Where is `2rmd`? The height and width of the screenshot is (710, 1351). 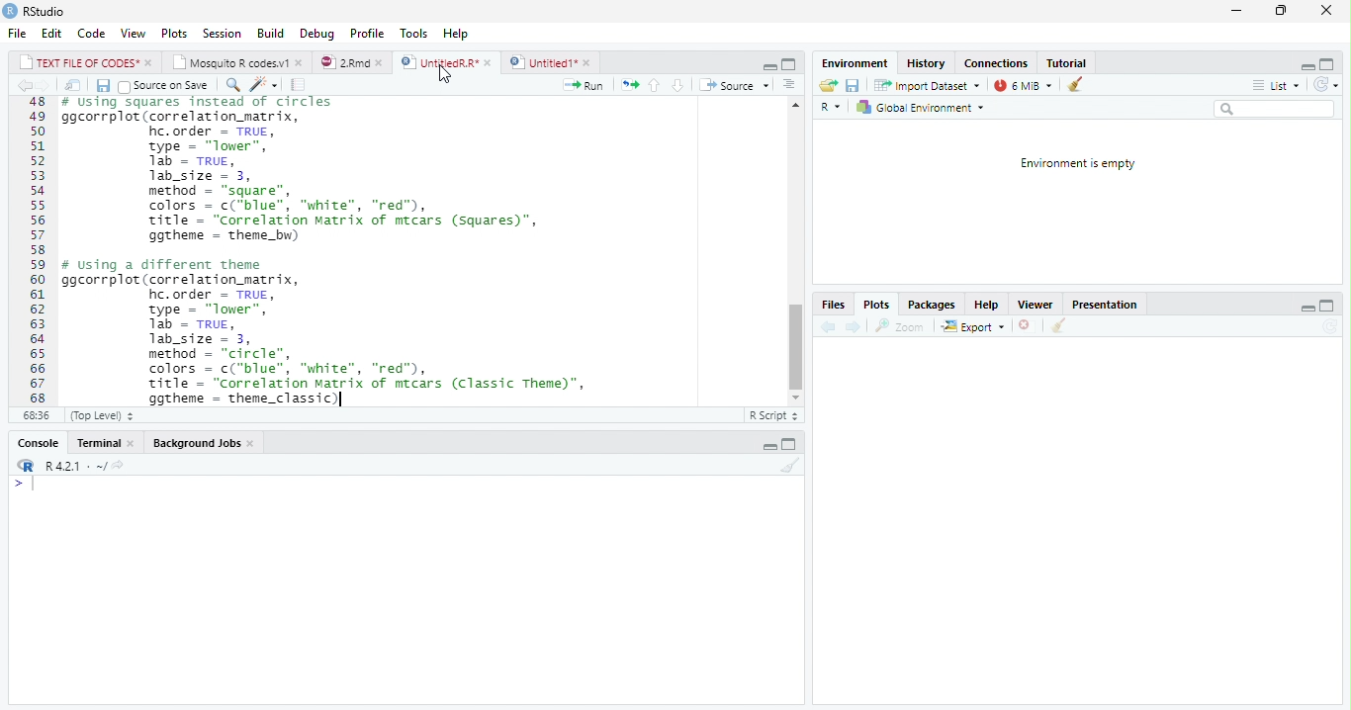
2rmd is located at coordinates (352, 61).